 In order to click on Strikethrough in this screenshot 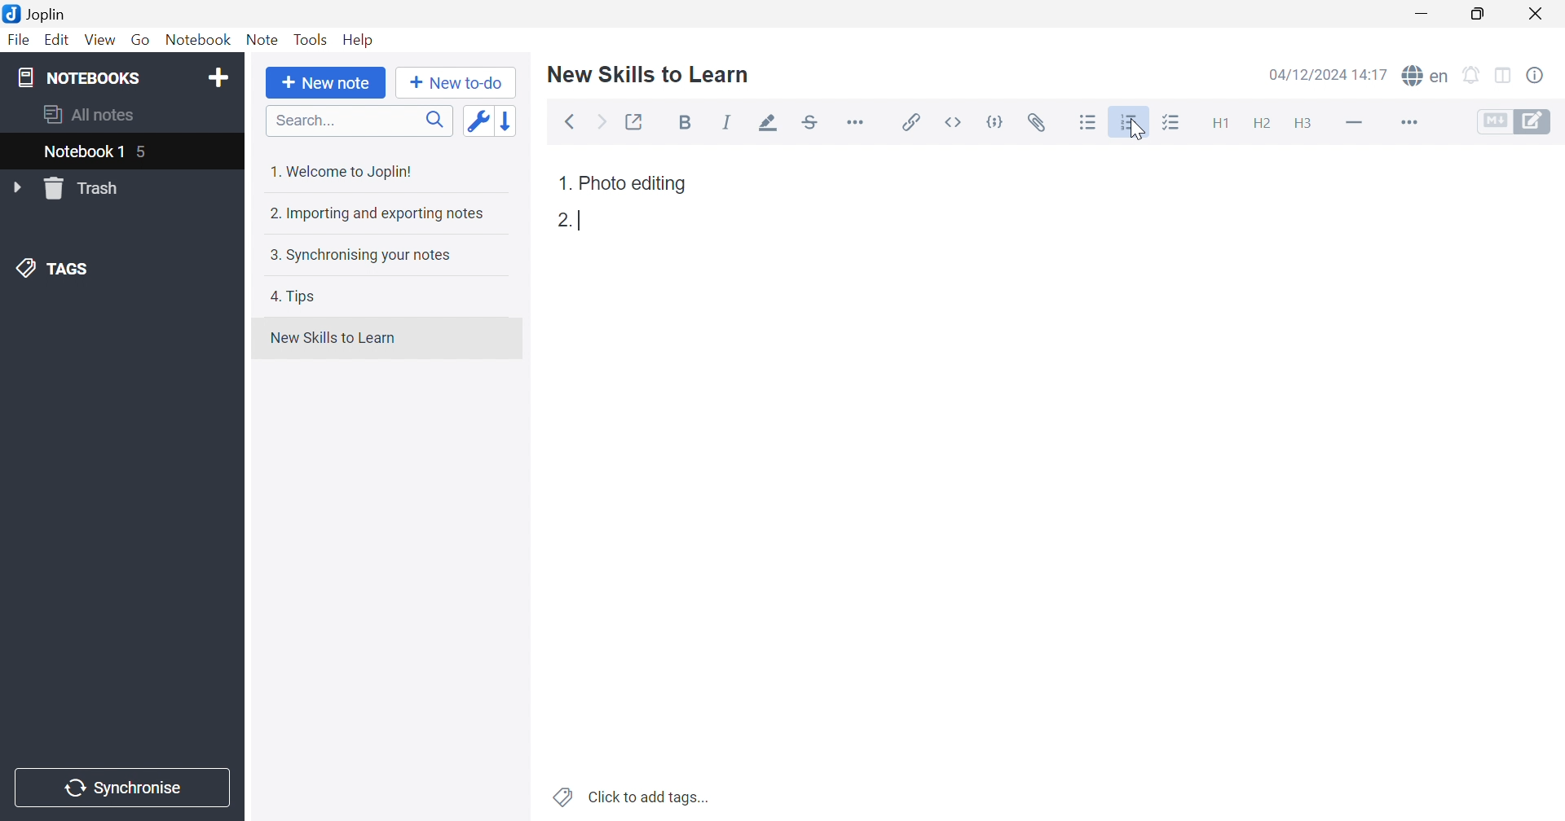, I will do `click(811, 123)`.